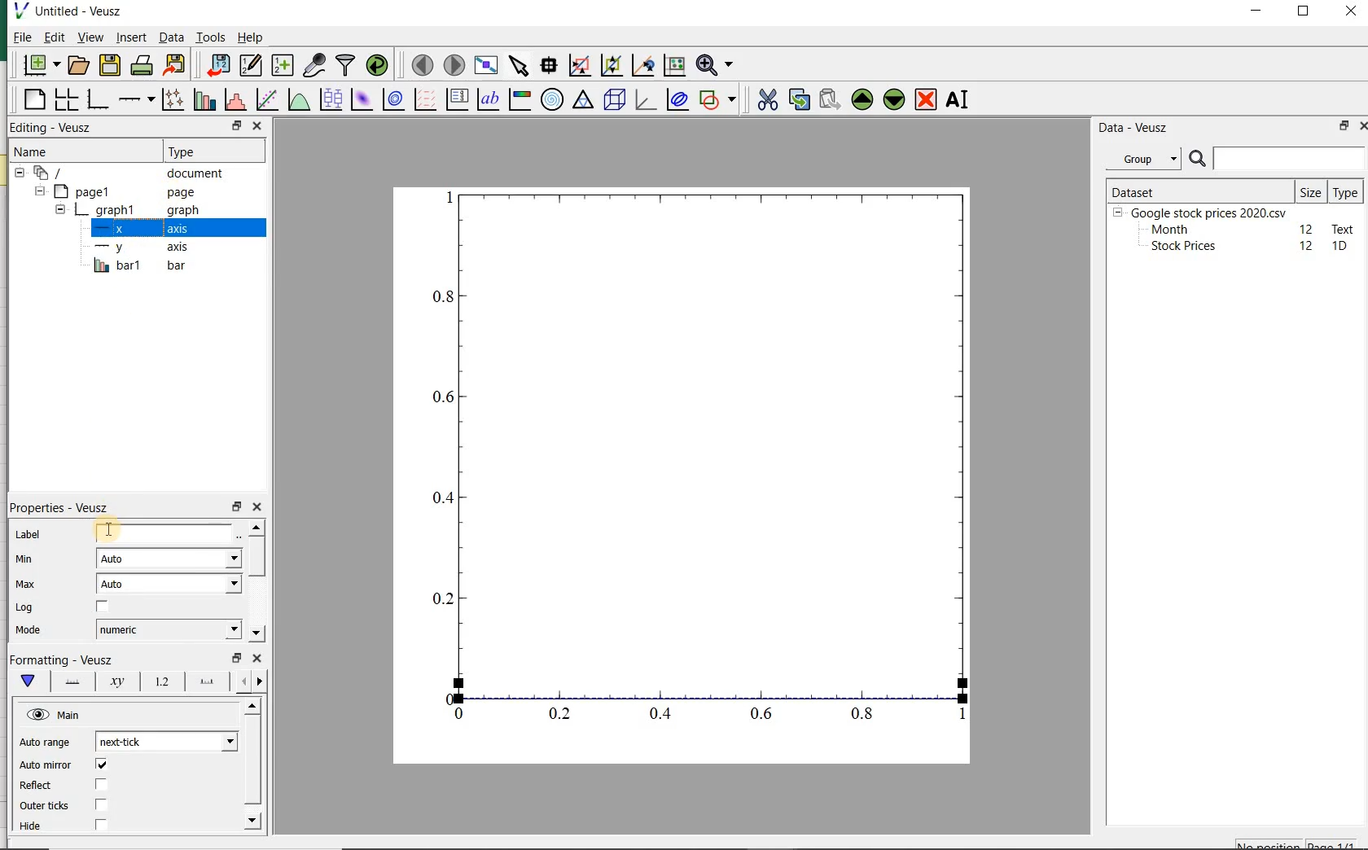  I want to click on Stock prices, so click(1176, 247).